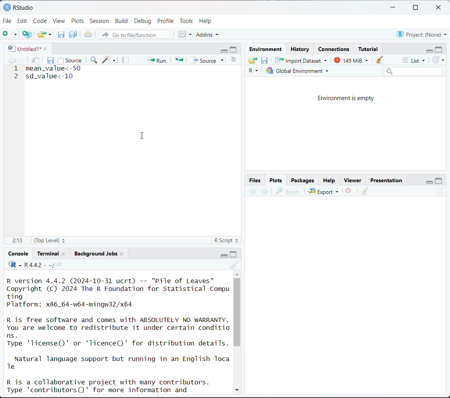 The width and height of the screenshot is (450, 398). What do you see at coordinates (51, 60) in the screenshot?
I see `save current document` at bounding box center [51, 60].